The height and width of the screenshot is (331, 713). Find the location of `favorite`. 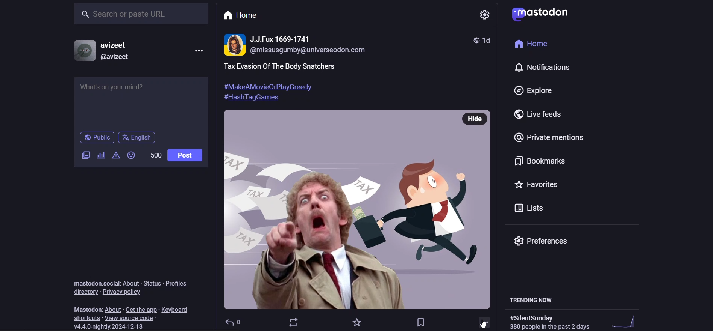

favorite is located at coordinates (541, 184).